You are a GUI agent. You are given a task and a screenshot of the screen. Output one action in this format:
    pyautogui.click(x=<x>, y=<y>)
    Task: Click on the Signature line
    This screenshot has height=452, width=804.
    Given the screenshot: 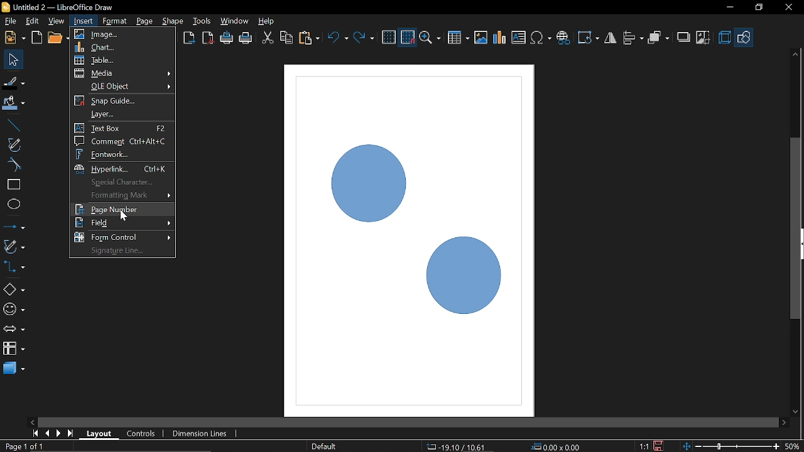 What is the action you would take?
    pyautogui.click(x=123, y=250)
    